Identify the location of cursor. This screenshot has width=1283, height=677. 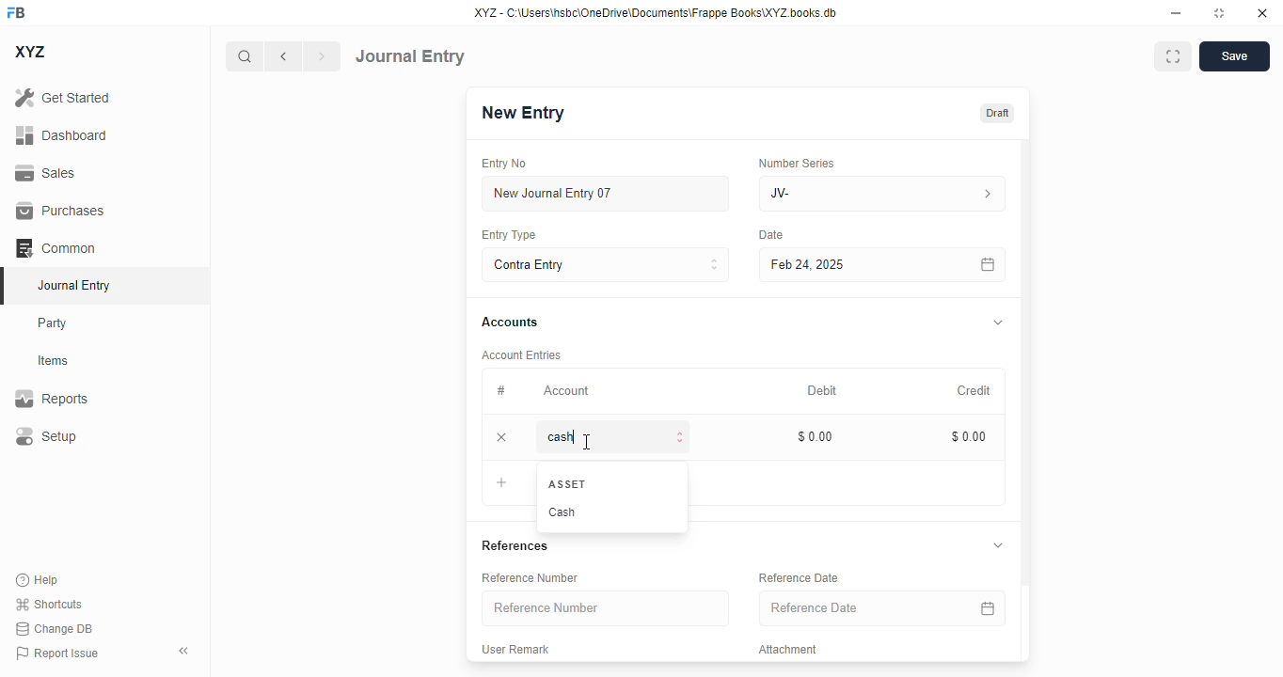
(588, 442).